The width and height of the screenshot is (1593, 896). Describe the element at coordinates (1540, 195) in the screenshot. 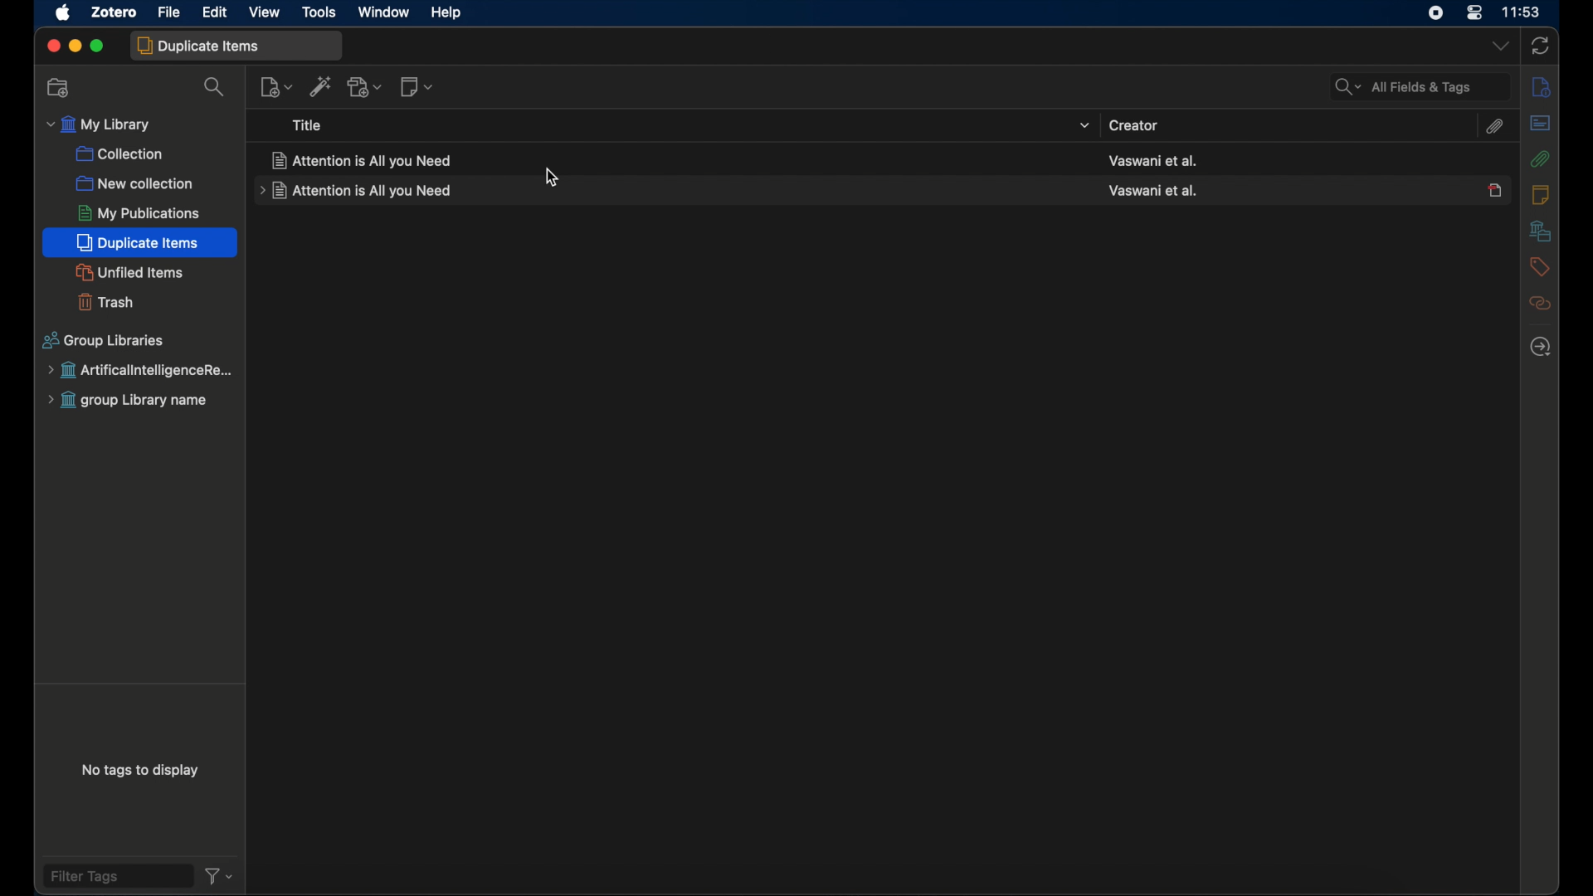

I see `notes` at that location.